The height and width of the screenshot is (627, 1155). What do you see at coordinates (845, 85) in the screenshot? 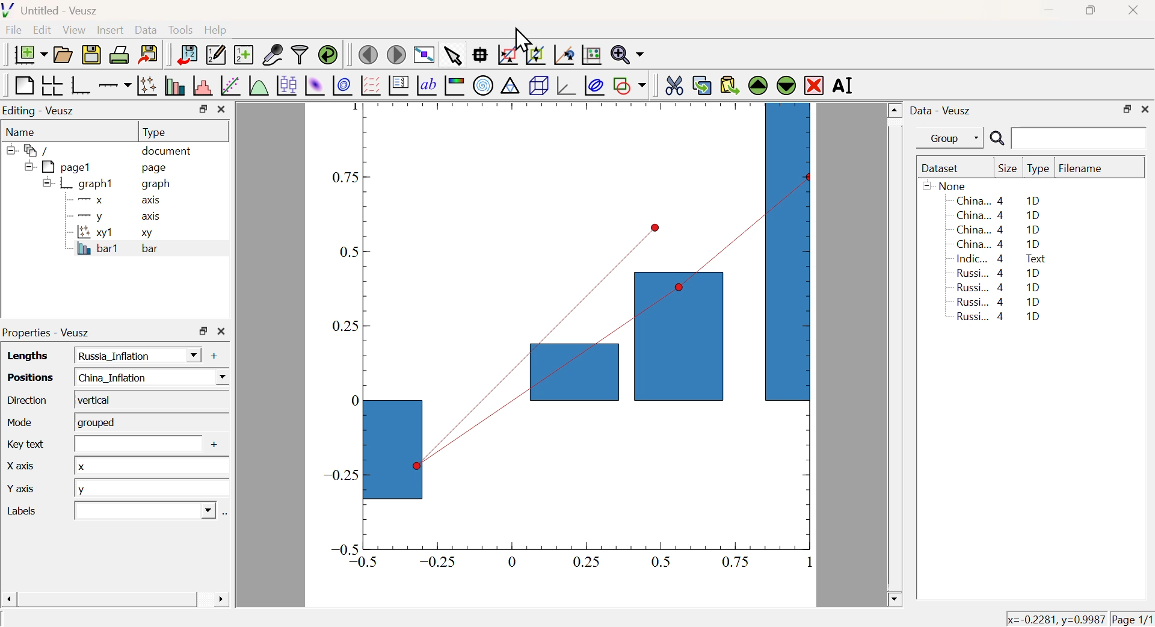
I see `Rename` at bounding box center [845, 85].